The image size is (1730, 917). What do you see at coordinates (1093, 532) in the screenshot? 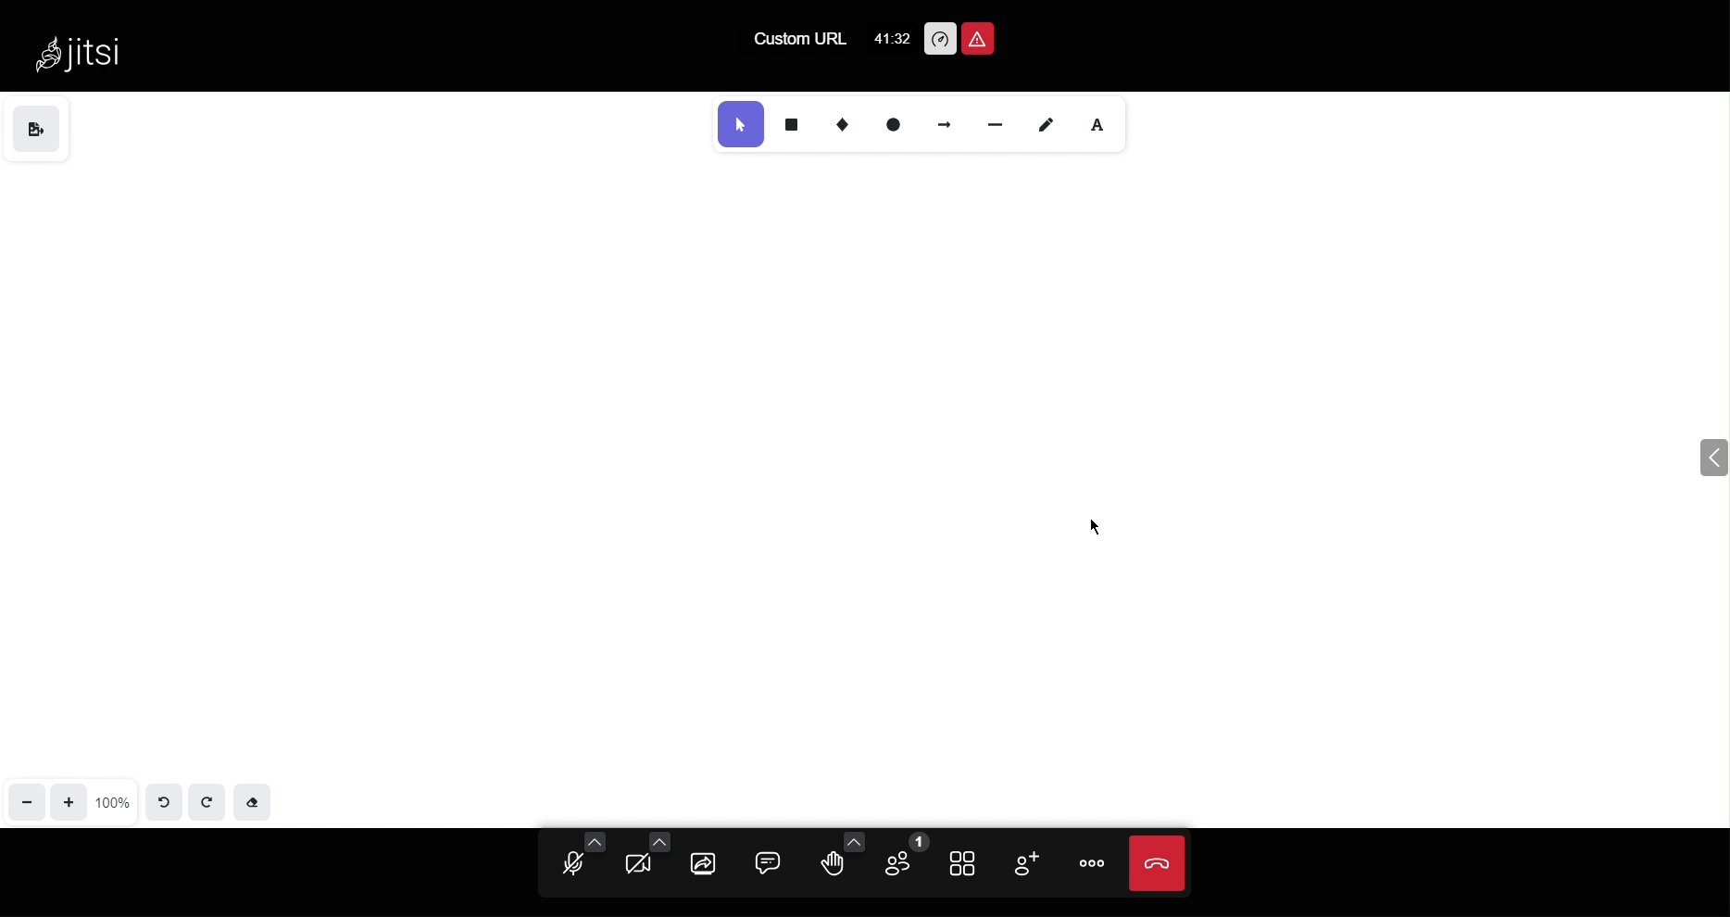
I see `Cursor` at bounding box center [1093, 532].